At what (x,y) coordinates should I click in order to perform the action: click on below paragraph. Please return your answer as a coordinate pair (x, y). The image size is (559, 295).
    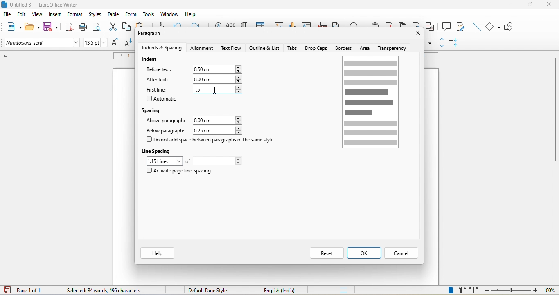
    Looking at the image, I should click on (166, 132).